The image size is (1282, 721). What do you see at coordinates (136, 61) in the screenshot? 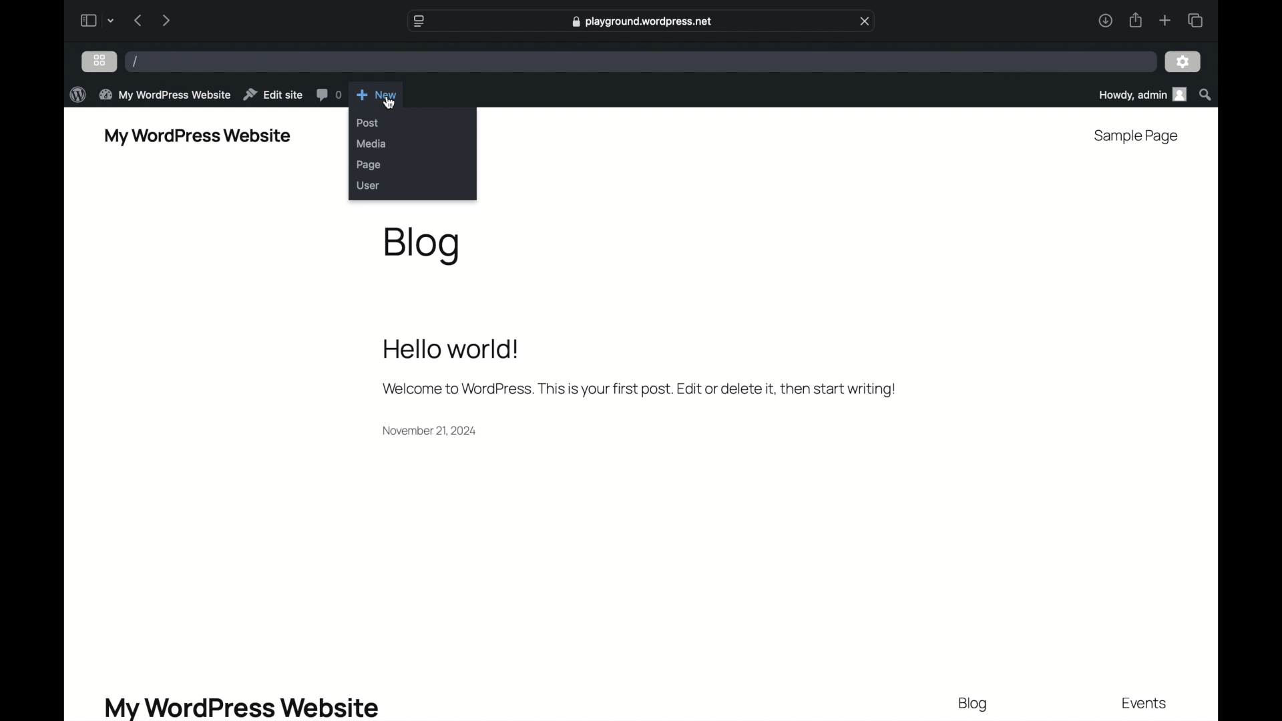
I see `/` at bounding box center [136, 61].